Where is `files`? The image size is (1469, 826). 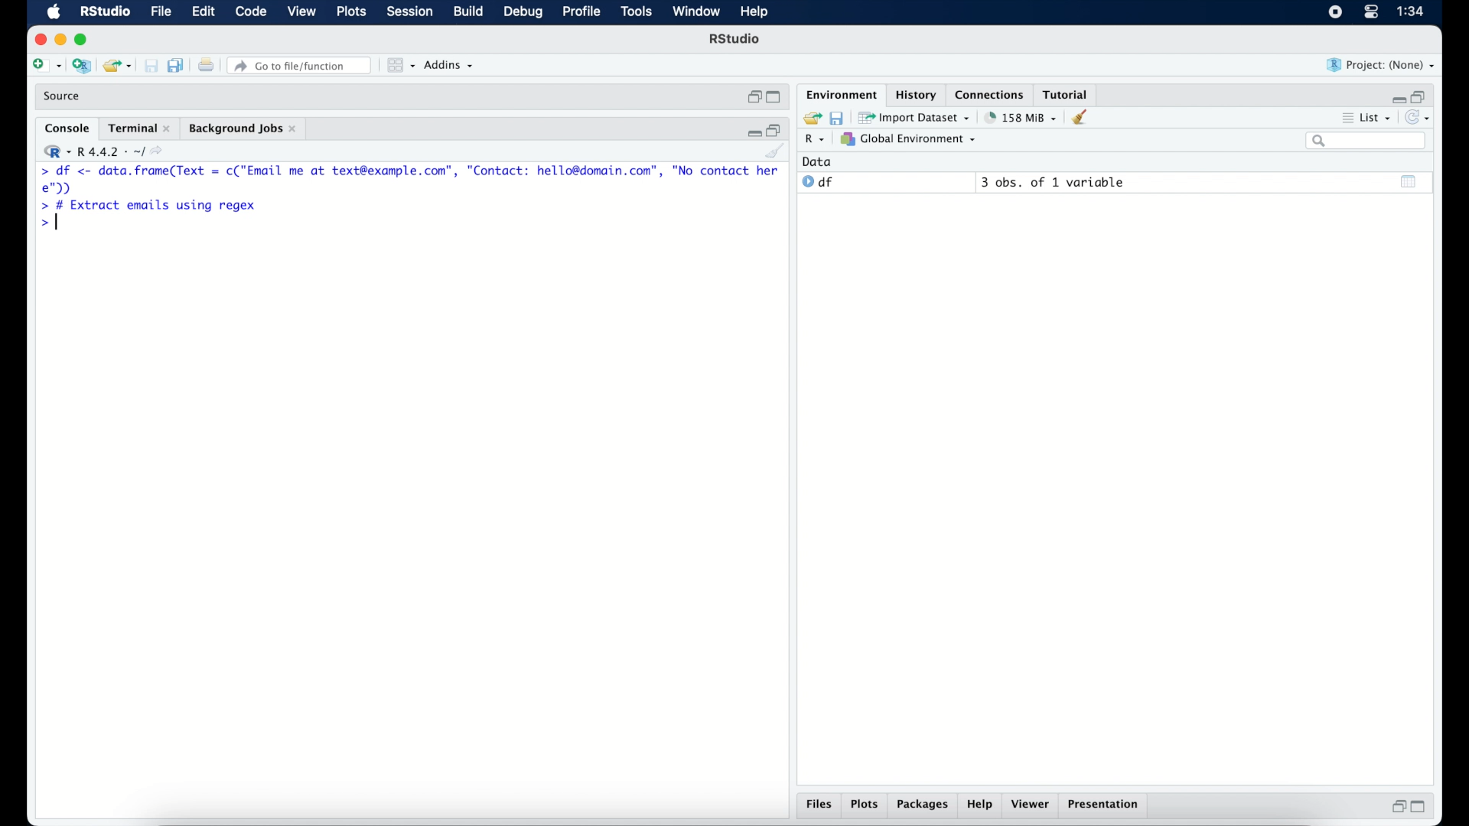 files is located at coordinates (817, 804).